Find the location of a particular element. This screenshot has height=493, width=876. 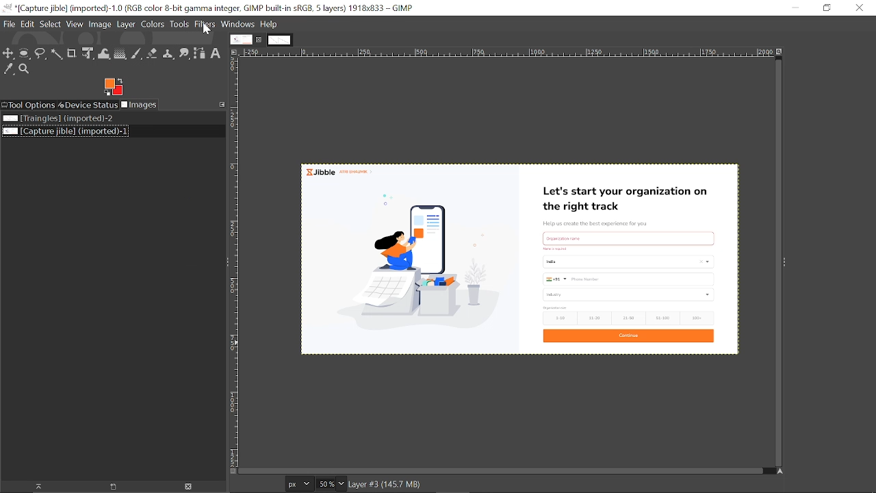

Tool options is located at coordinates (28, 105).